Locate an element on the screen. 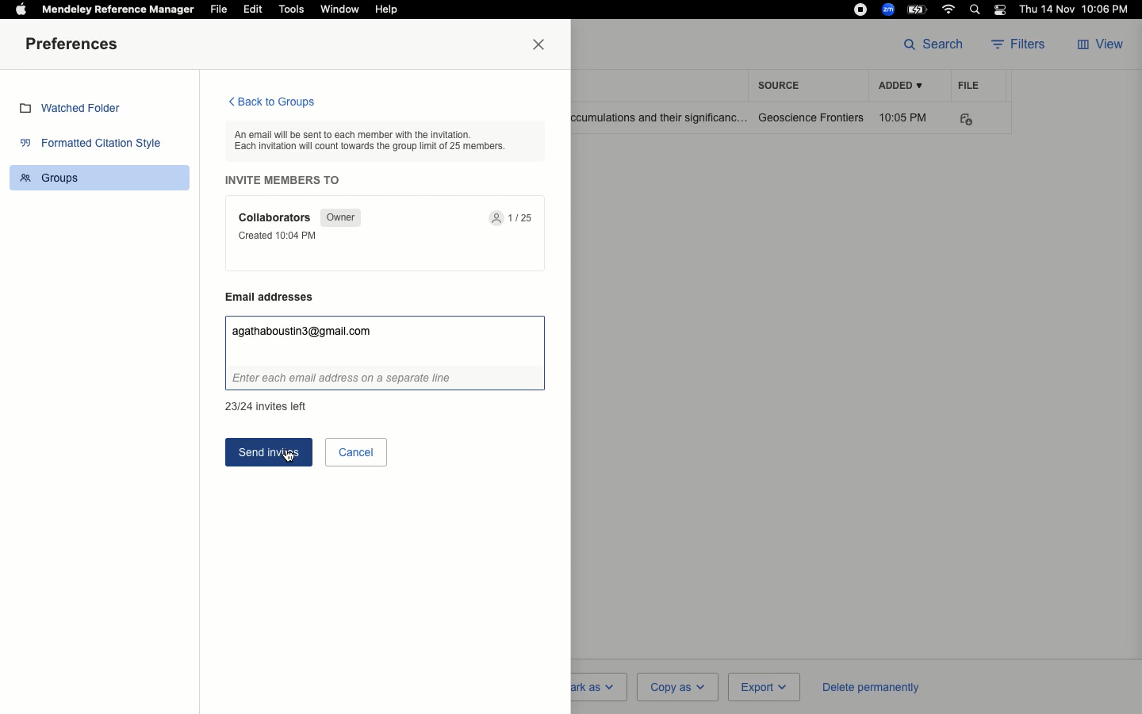 The width and height of the screenshot is (1142, 714). Search is located at coordinates (977, 11).